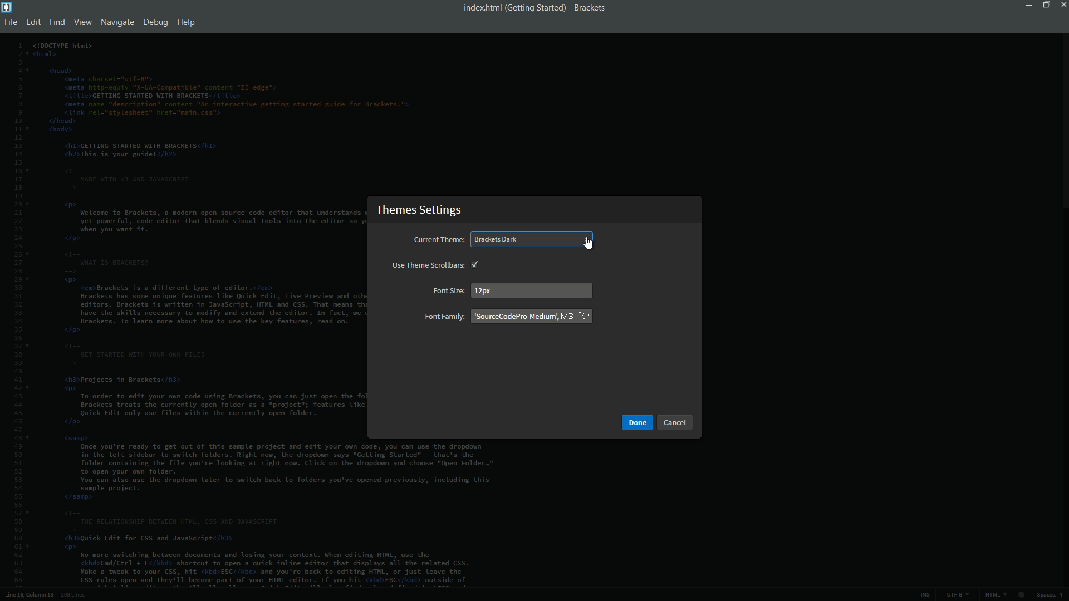  Describe the element at coordinates (7, 6) in the screenshot. I see `app icon` at that location.